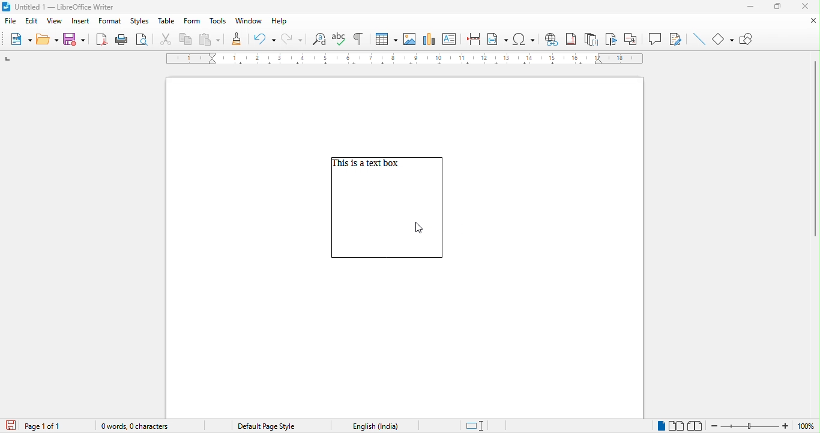  What do you see at coordinates (294, 40) in the screenshot?
I see `redo` at bounding box center [294, 40].